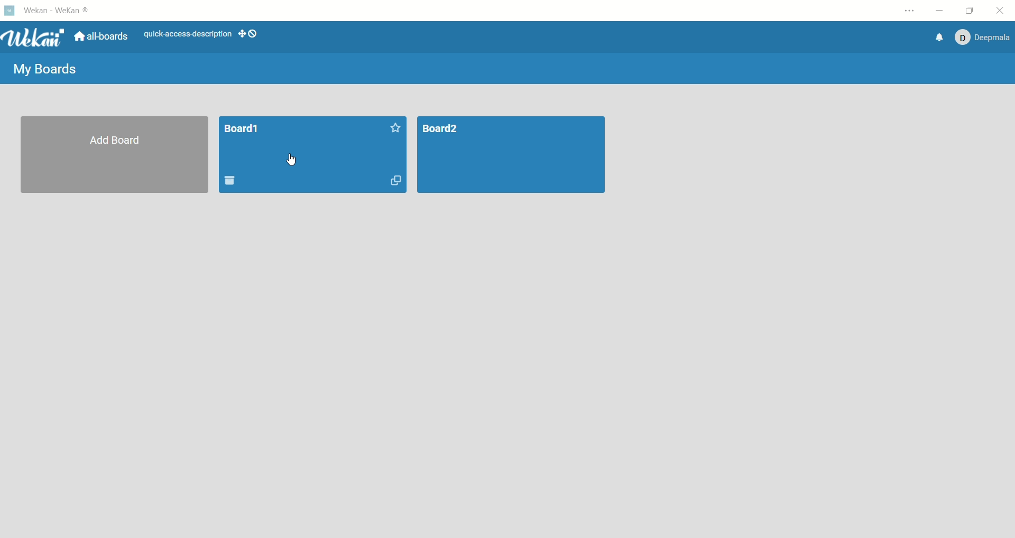  What do you see at coordinates (910, 11) in the screenshot?
I see `settings and options` at bounding box center [910, 11].